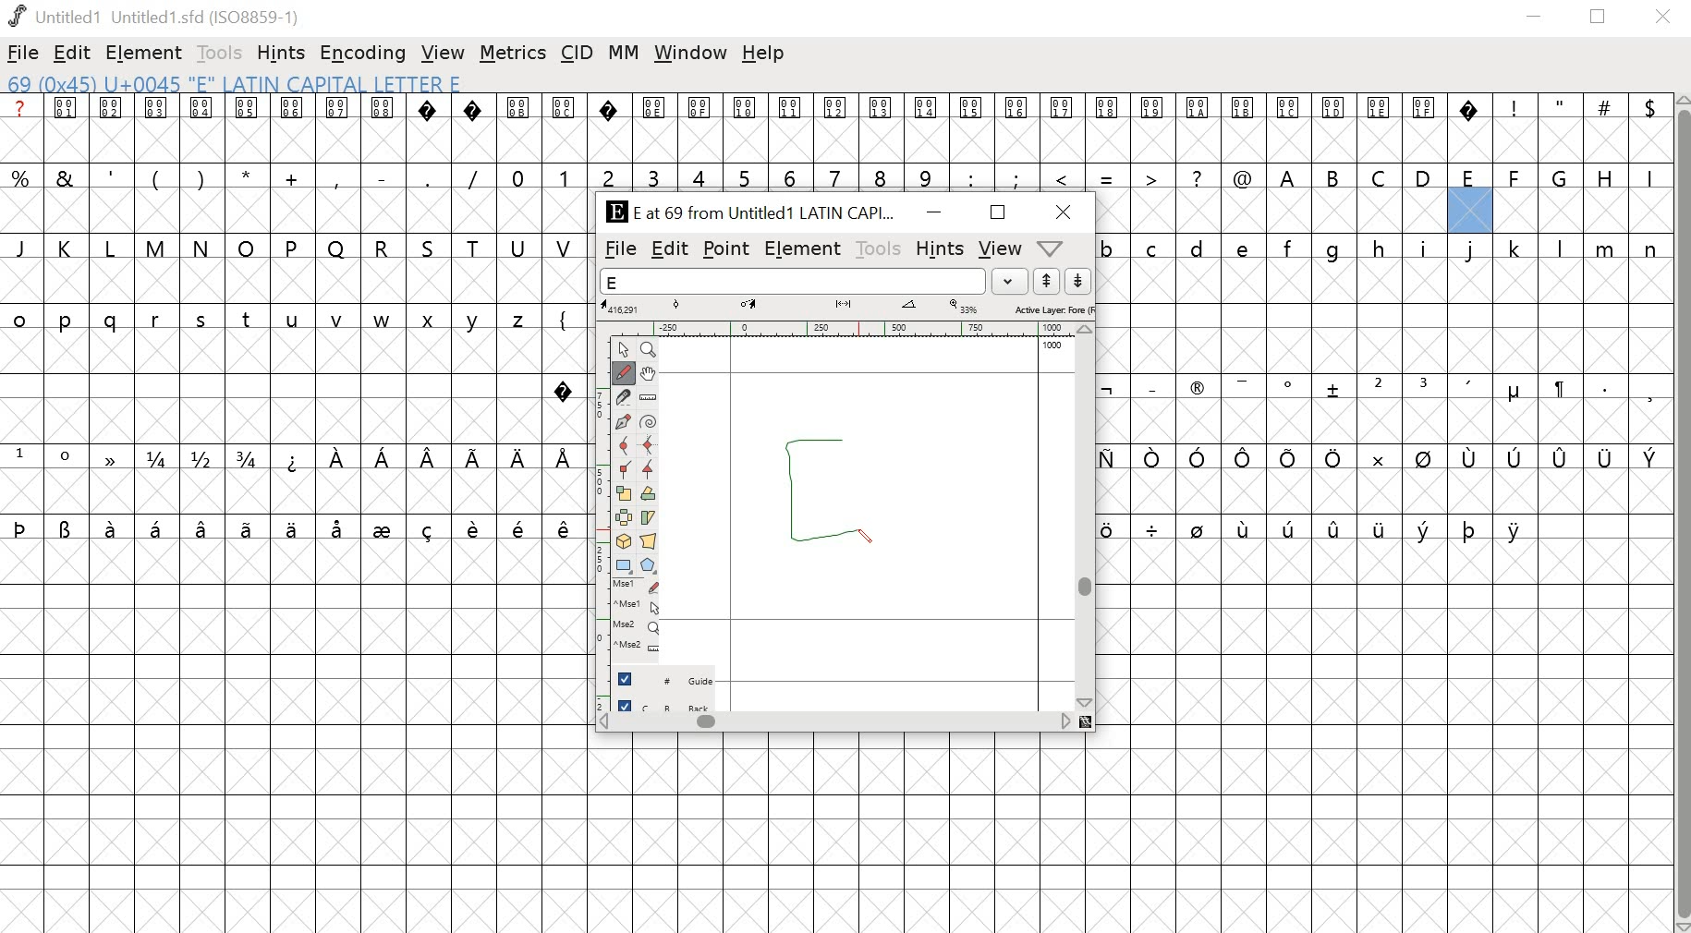 The image size is (1691, 933). I want to click on 1000, so click(1053, 345).